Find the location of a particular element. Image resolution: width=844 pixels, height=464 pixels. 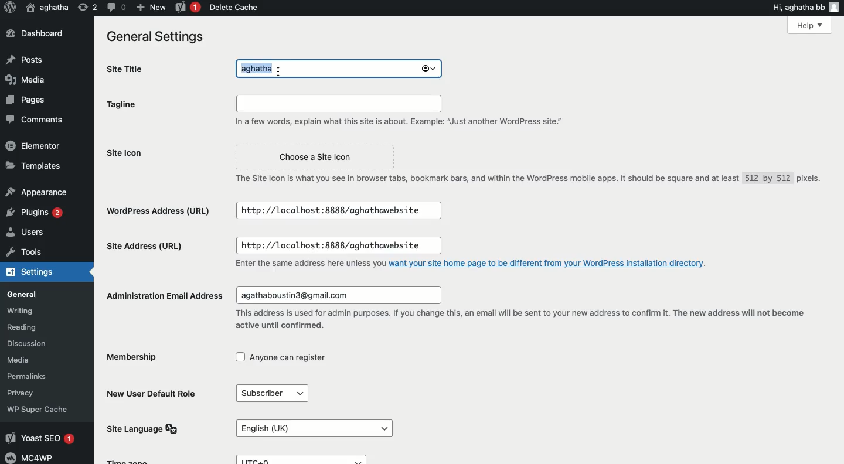

New is located at coordinates (149, 8).